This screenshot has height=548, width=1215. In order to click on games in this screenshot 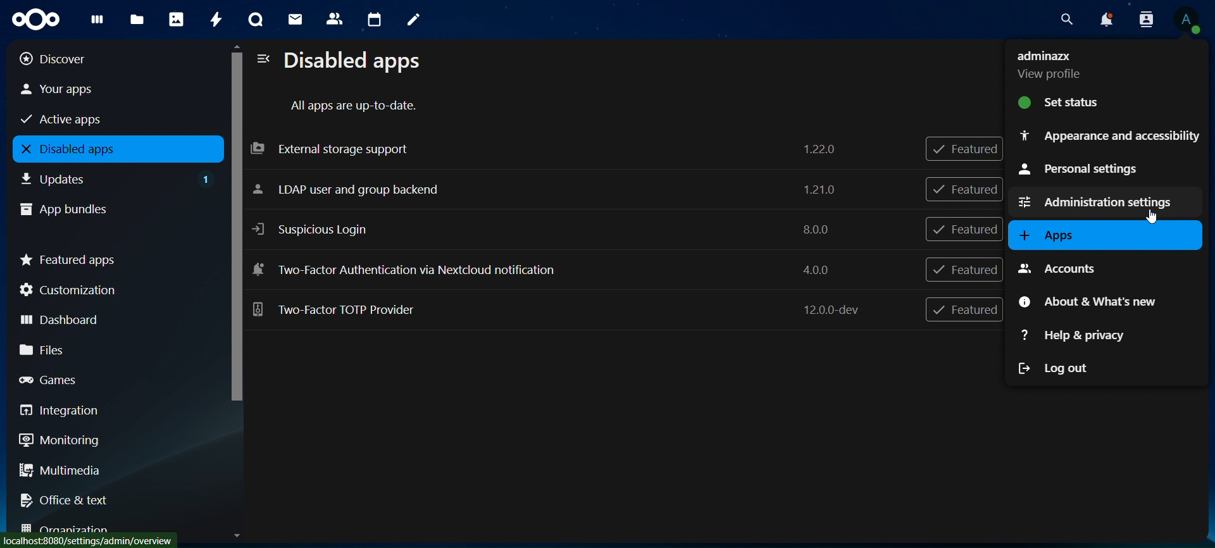, I will do `click(109, 379)`.